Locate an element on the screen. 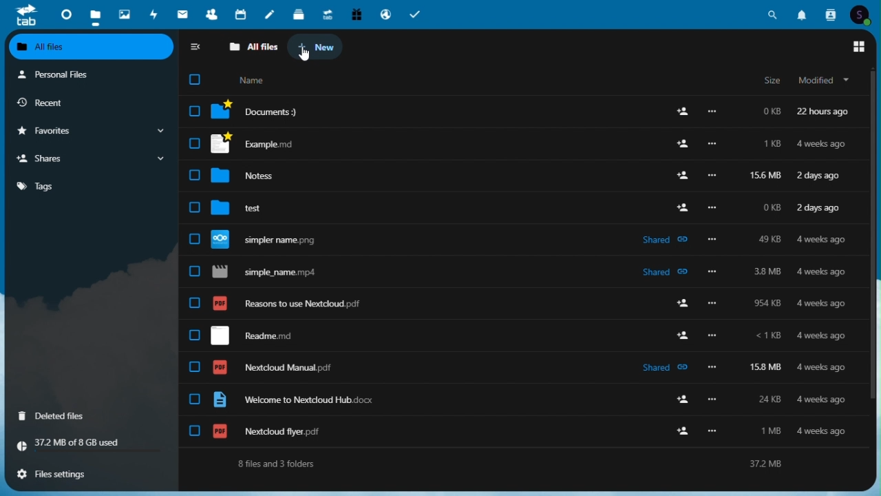 Image resolution: width=881 pixels, height=496 pixels. Mail is located at coordinates (182, 14).